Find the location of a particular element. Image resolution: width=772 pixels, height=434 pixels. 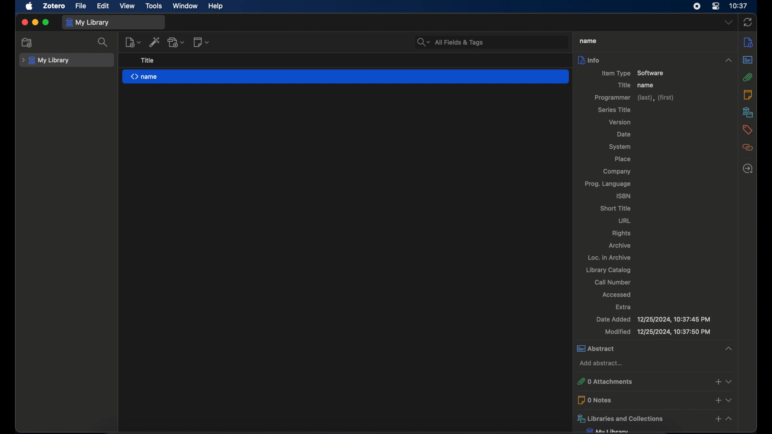

info is located at coordinates (748, 42).